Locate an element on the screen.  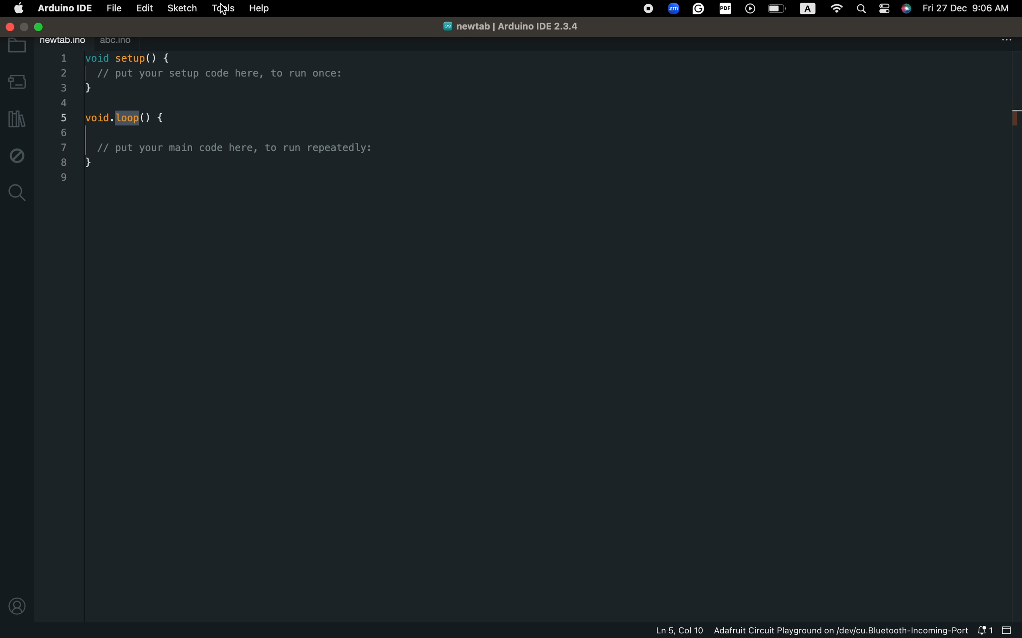
Battery is located at coordinates (779, 9).